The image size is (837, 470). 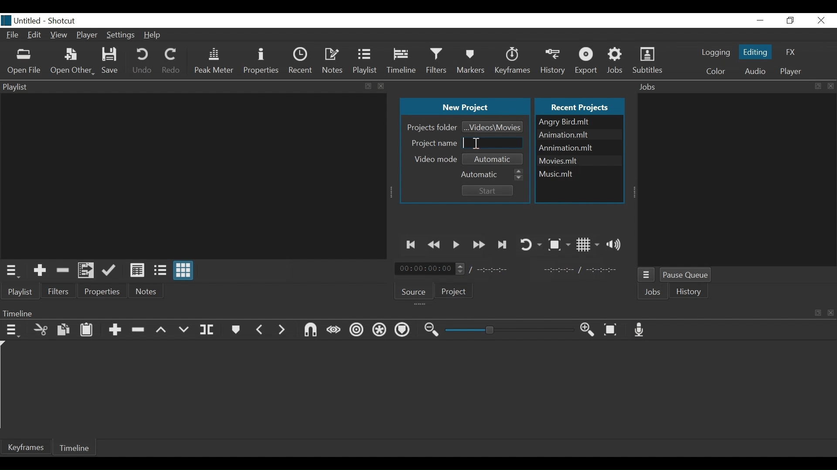 I want to click on Pause Queue, so click(x=689, y=276).